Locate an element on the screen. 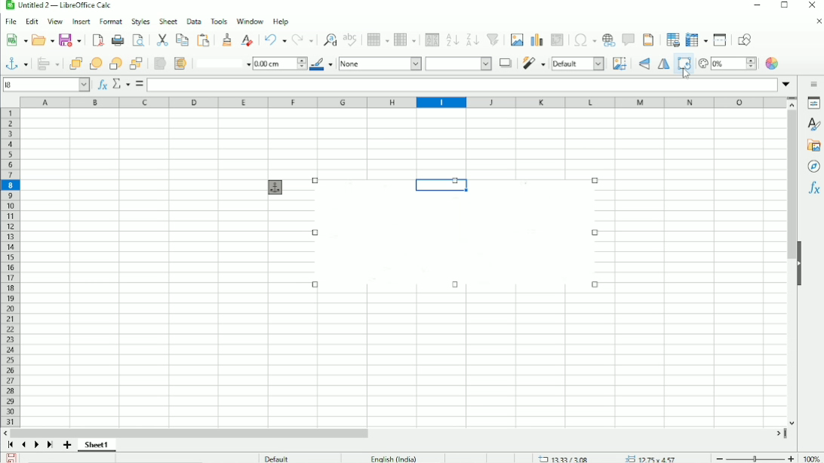 The height and width of the screenshot is (463, 824). Freeze rows and columns is located at coordinates (696, 40).